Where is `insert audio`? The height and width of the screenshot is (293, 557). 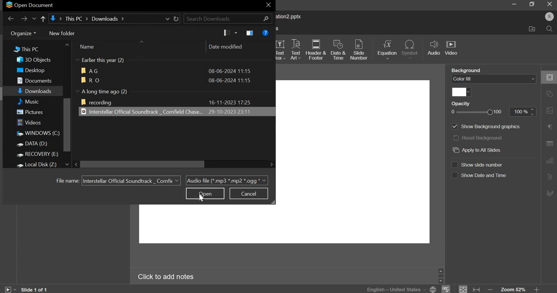 insert audio is located at coordinates (434, 49).